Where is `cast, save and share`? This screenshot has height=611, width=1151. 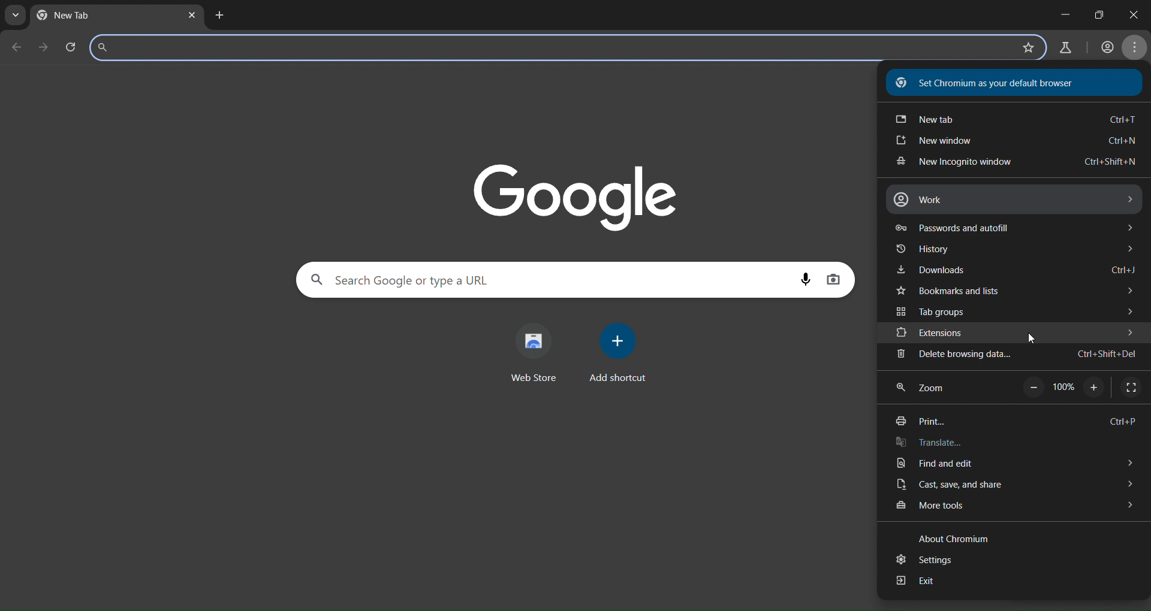
cast, save and share is located at coordinates (1014, 485).